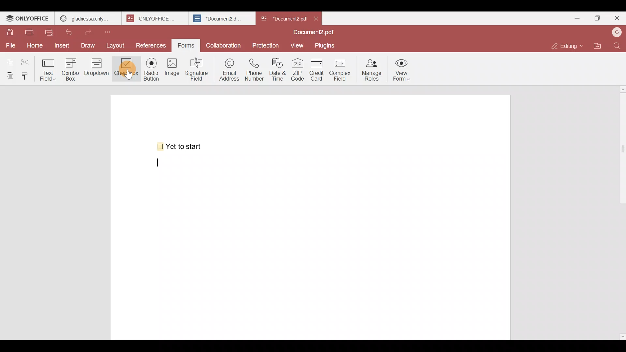 This screenshot has width=626, height=352. I want to click on Copy, so click(8, 60).